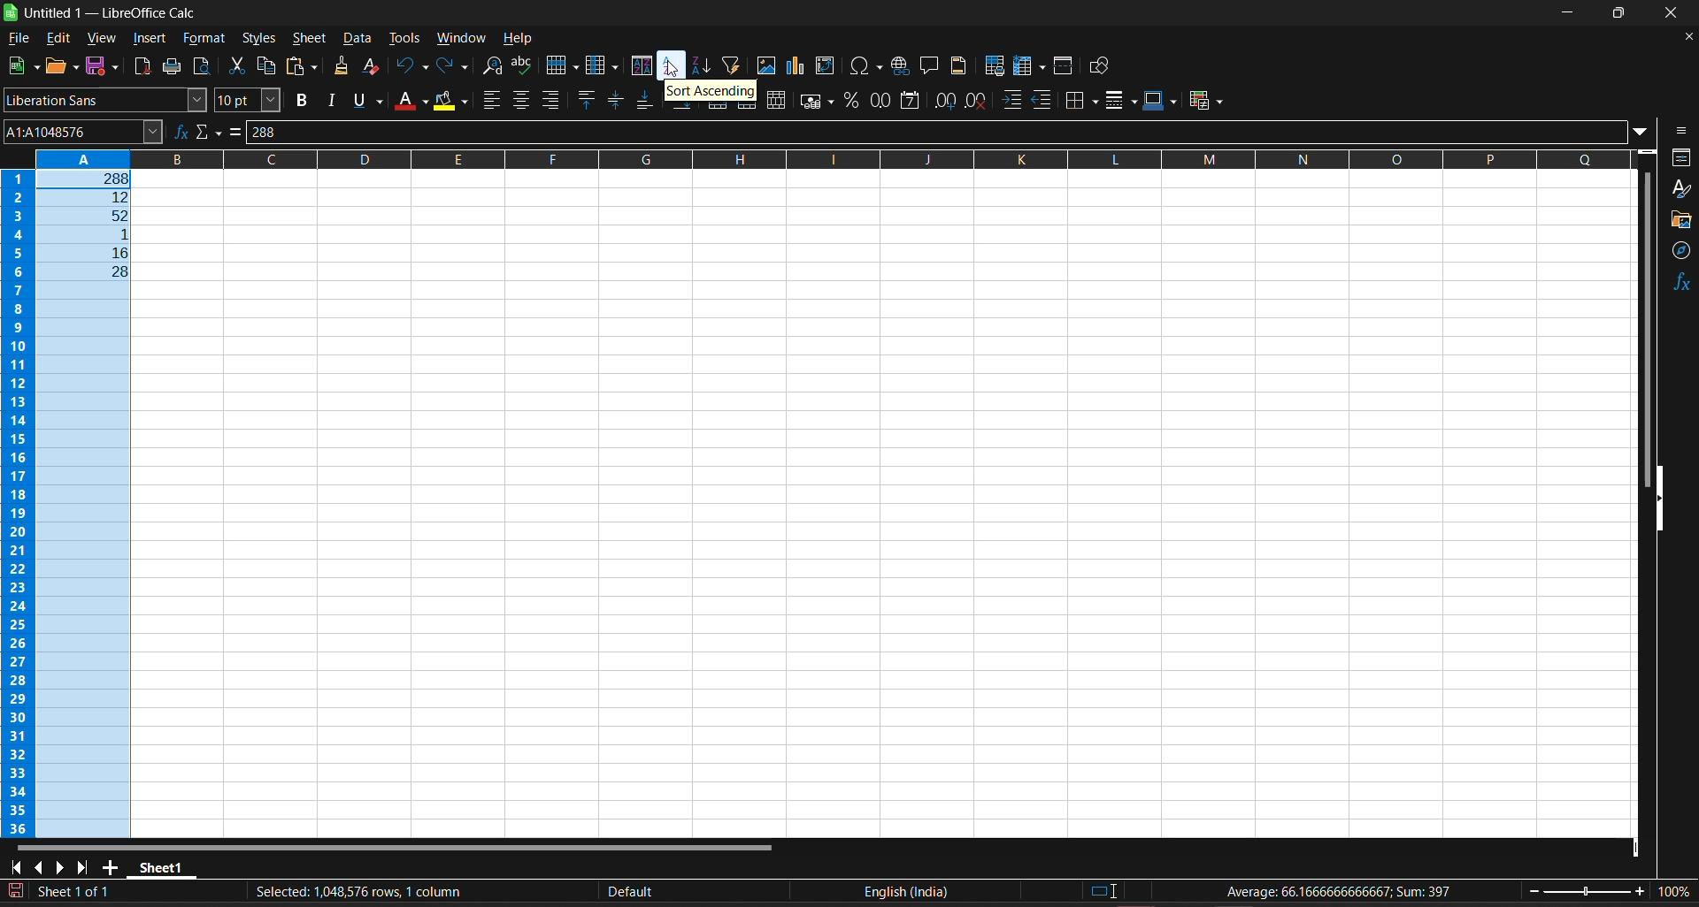 This screenshot has height=907, width=1699. What do you see at coordinates (204, 38) in the screenshot?
I see `format` at bounding box center [204, 38].